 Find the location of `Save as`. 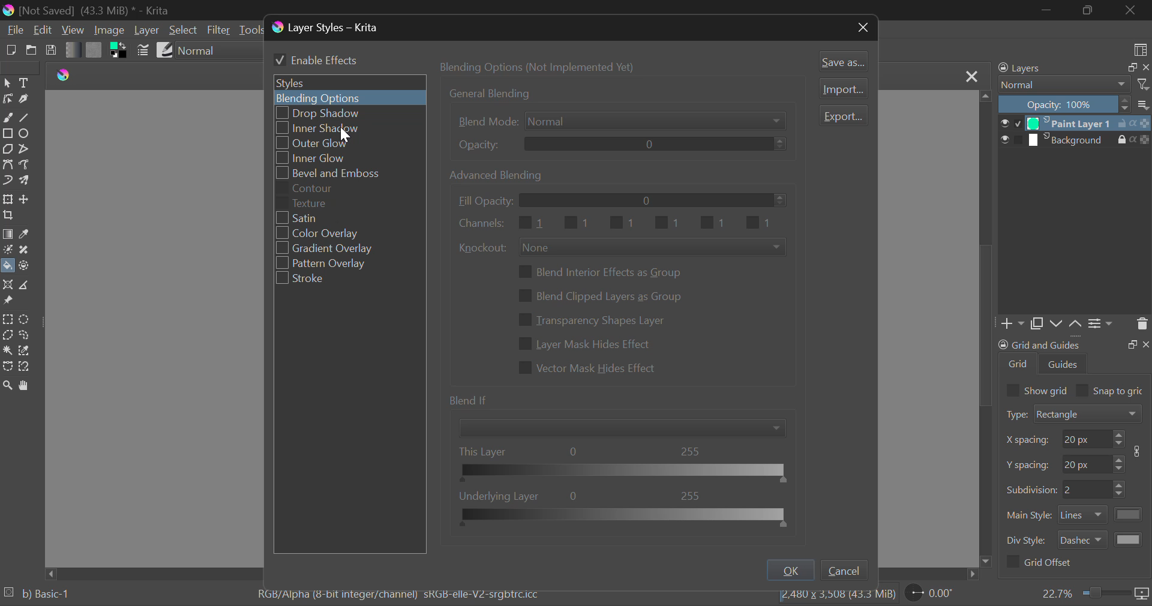

Save as is located at coordinates (843, 60).